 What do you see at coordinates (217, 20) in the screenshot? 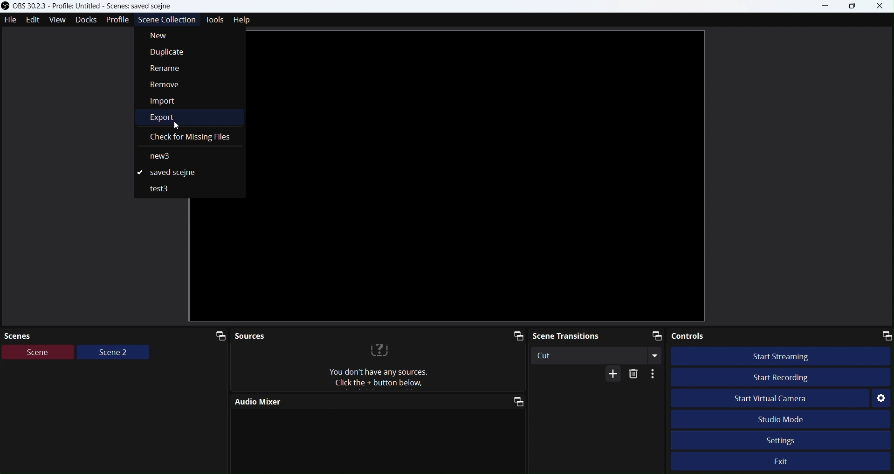
I see `Tools` at bounding box center [217, 20].